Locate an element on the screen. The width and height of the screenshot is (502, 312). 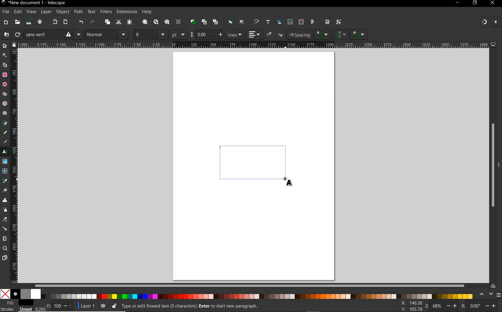
+ is located at coordinates (221, 34).